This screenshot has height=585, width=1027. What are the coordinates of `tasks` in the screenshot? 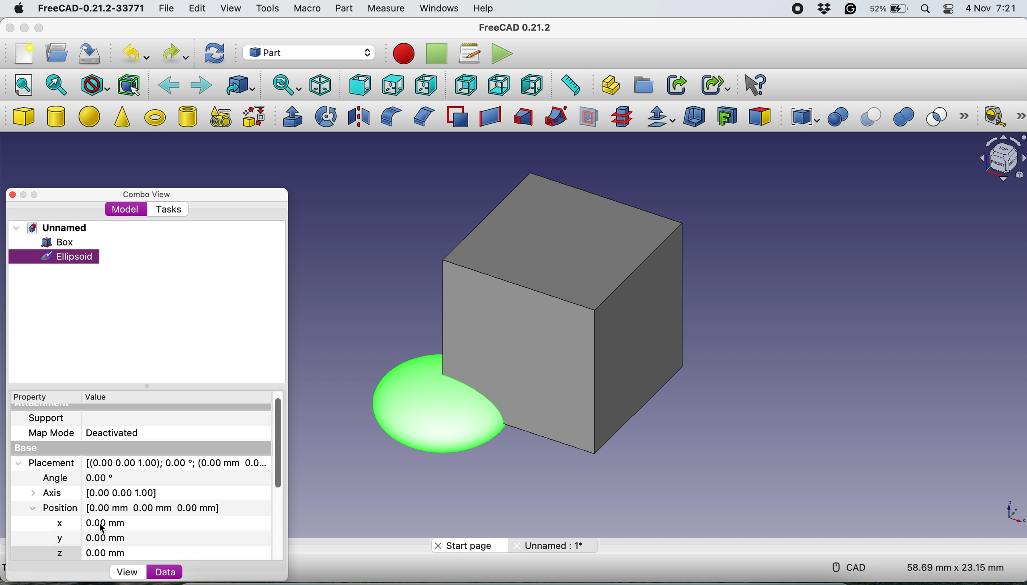 It's located at (167, 209).